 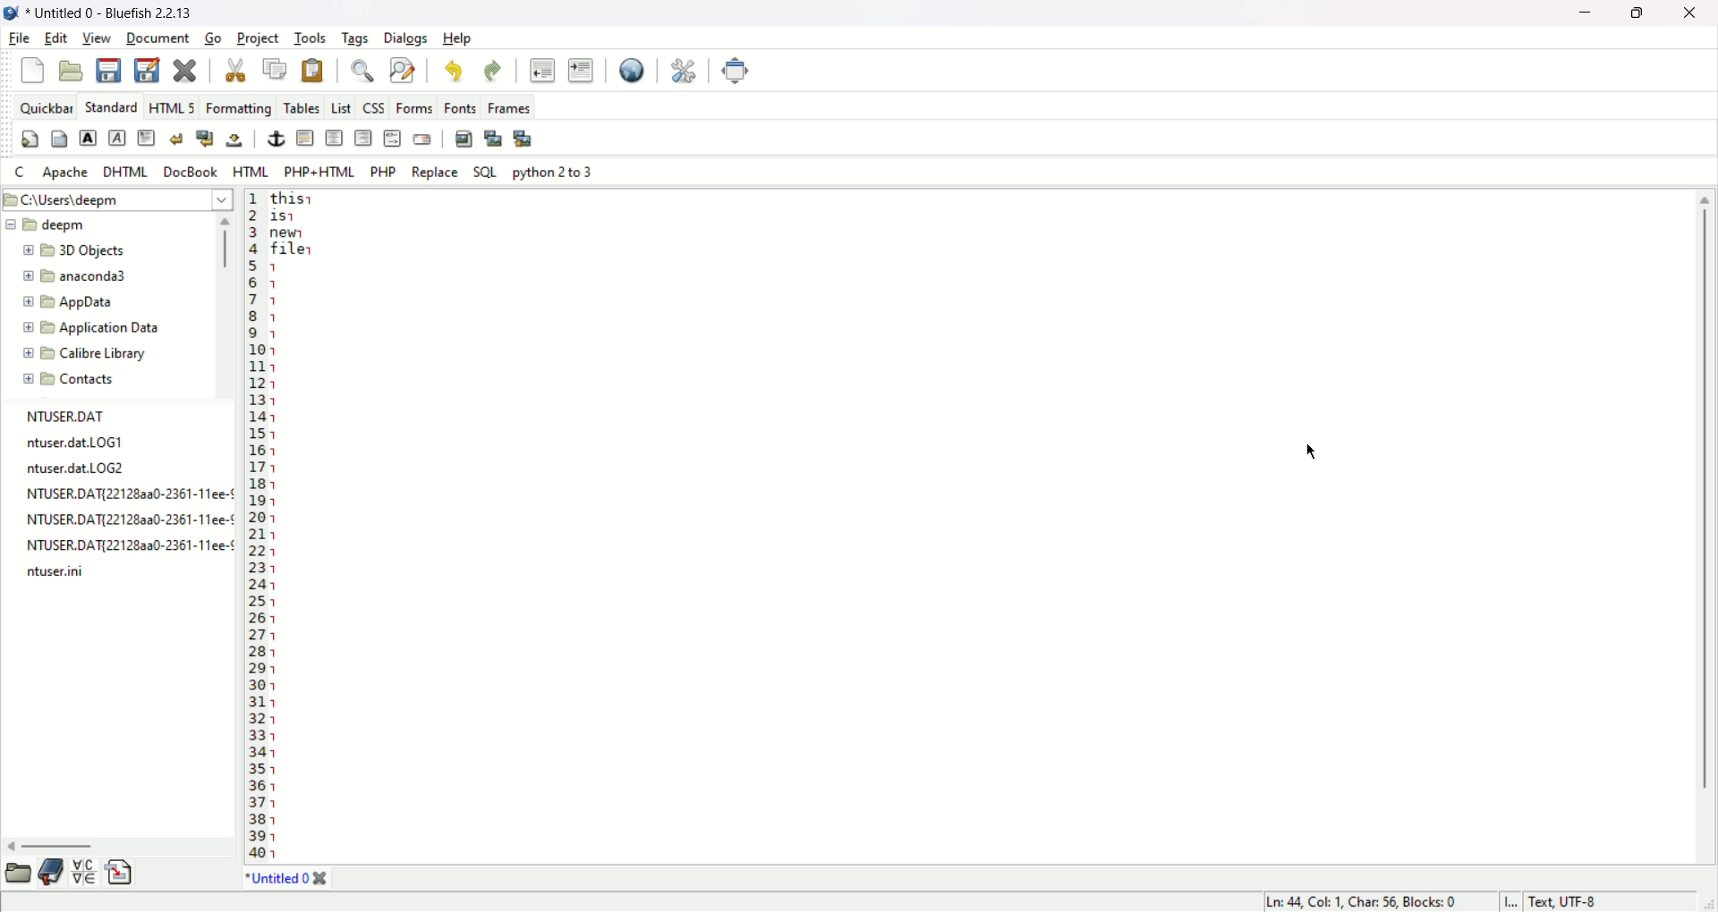 I want to click on frames, so click(x=507, y=107).